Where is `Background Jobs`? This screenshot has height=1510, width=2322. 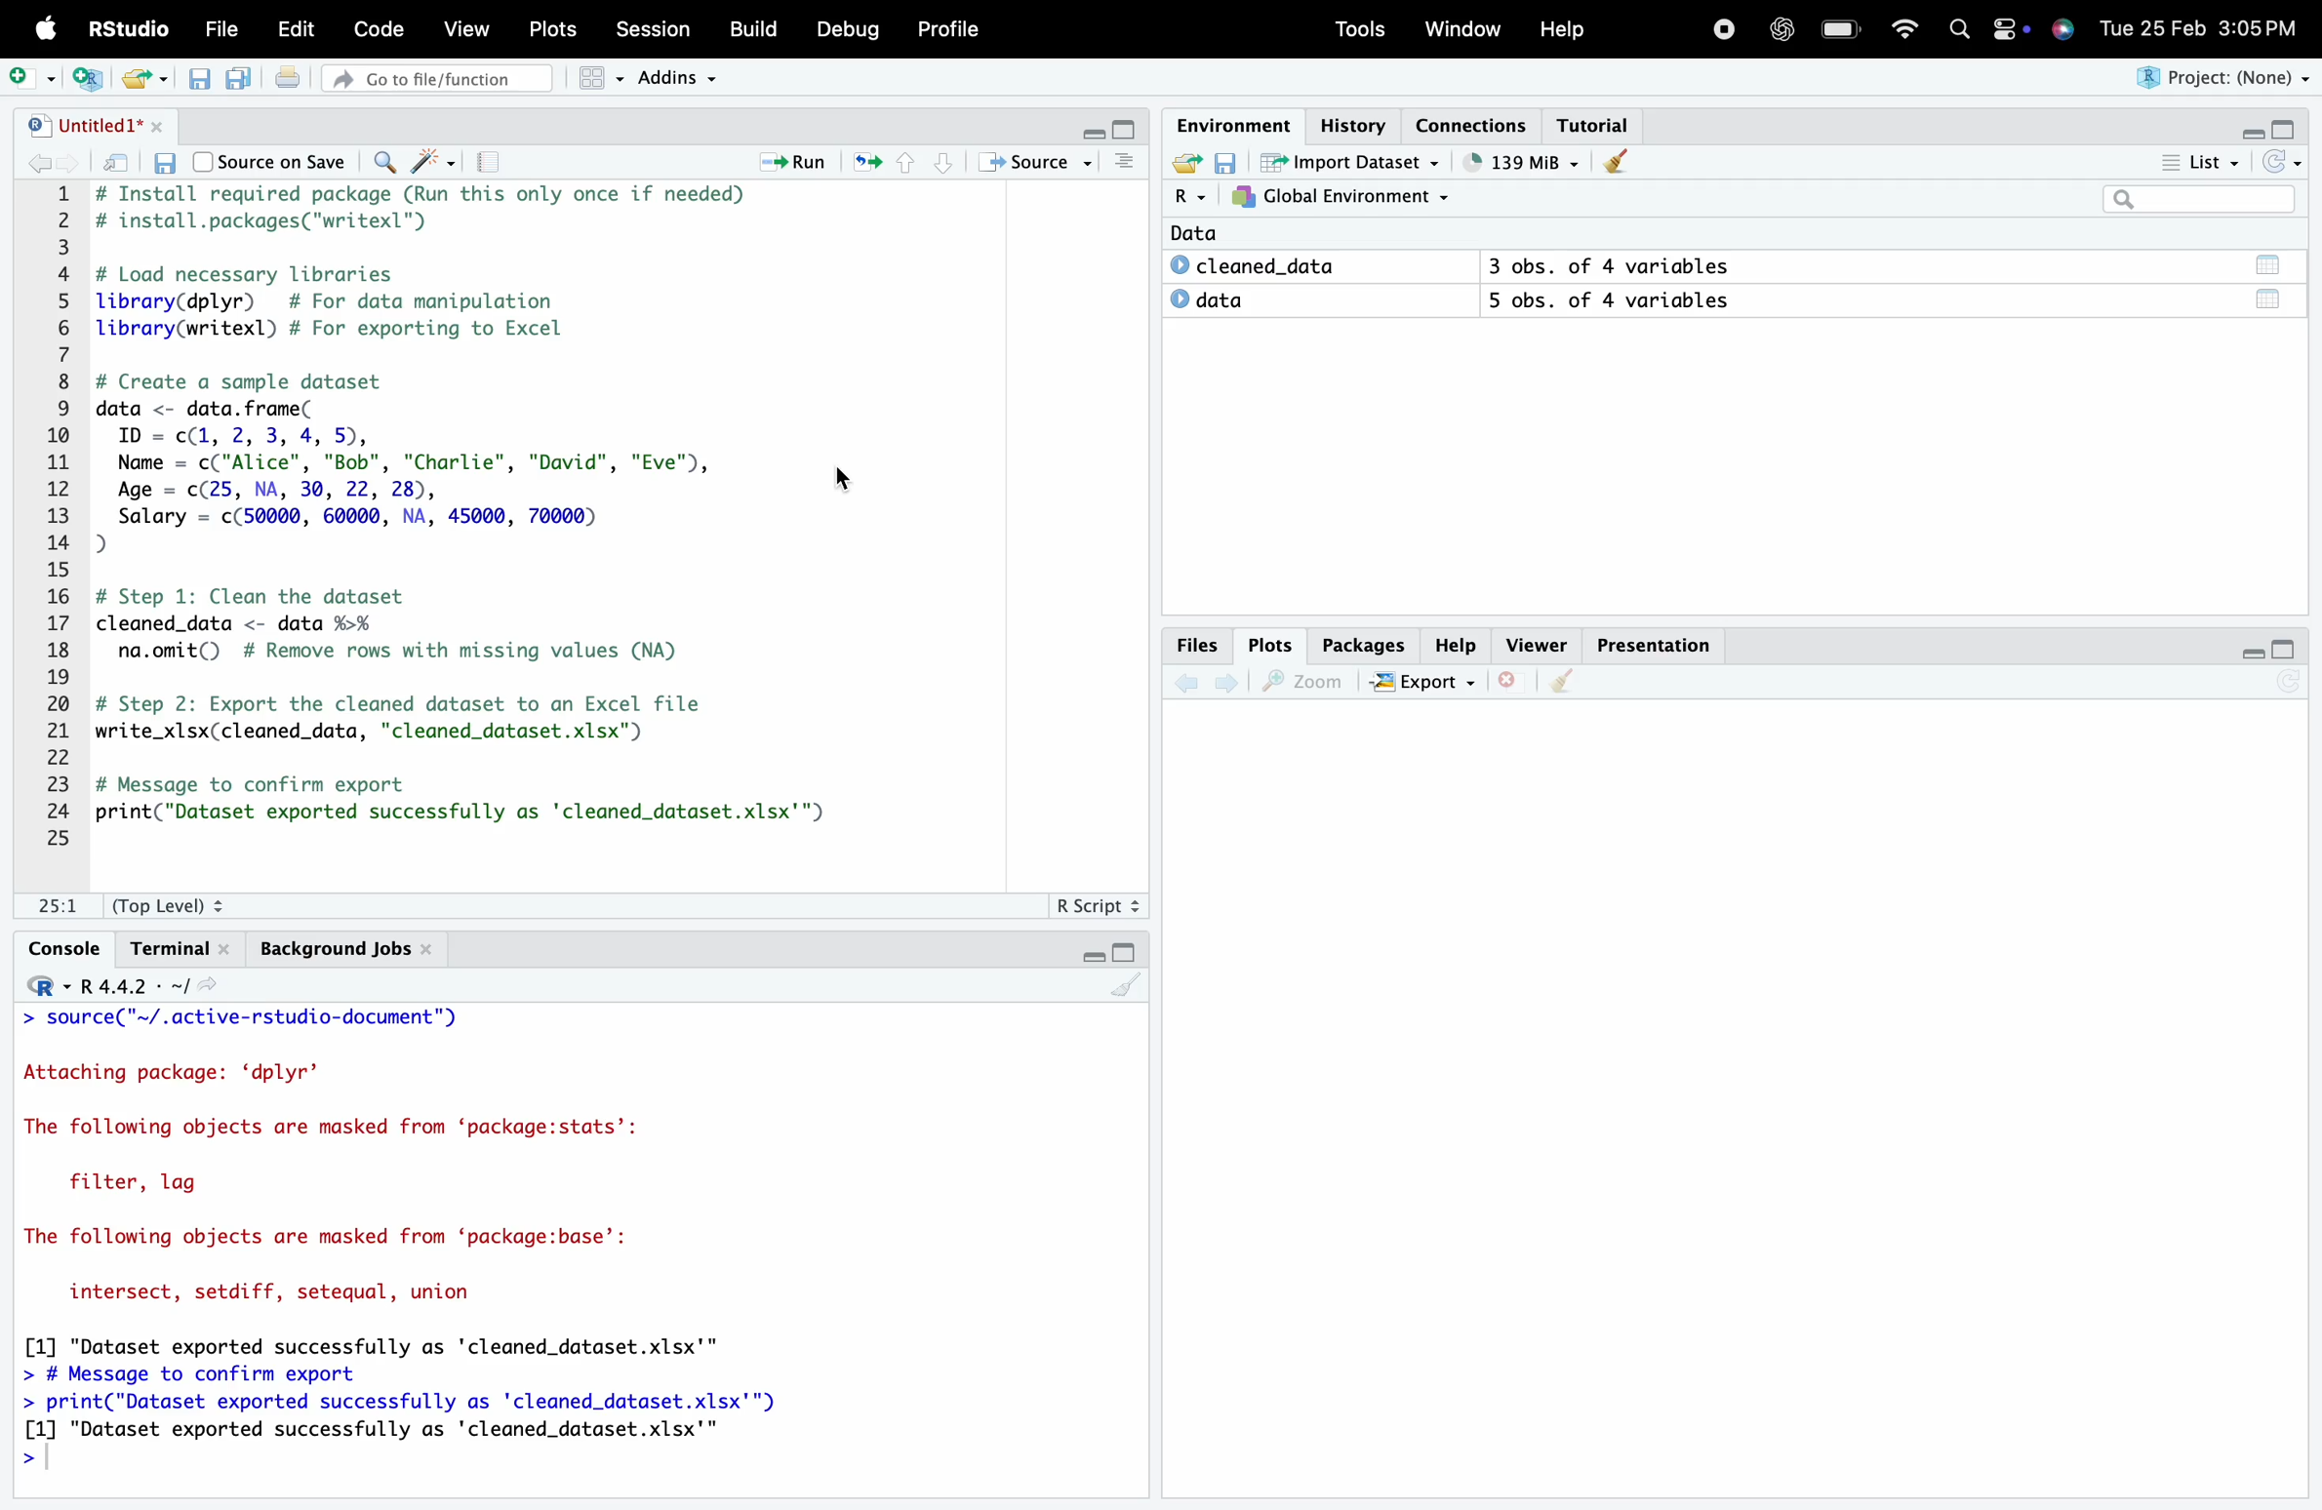
Background Jobs is located at coordinates (343, 944).